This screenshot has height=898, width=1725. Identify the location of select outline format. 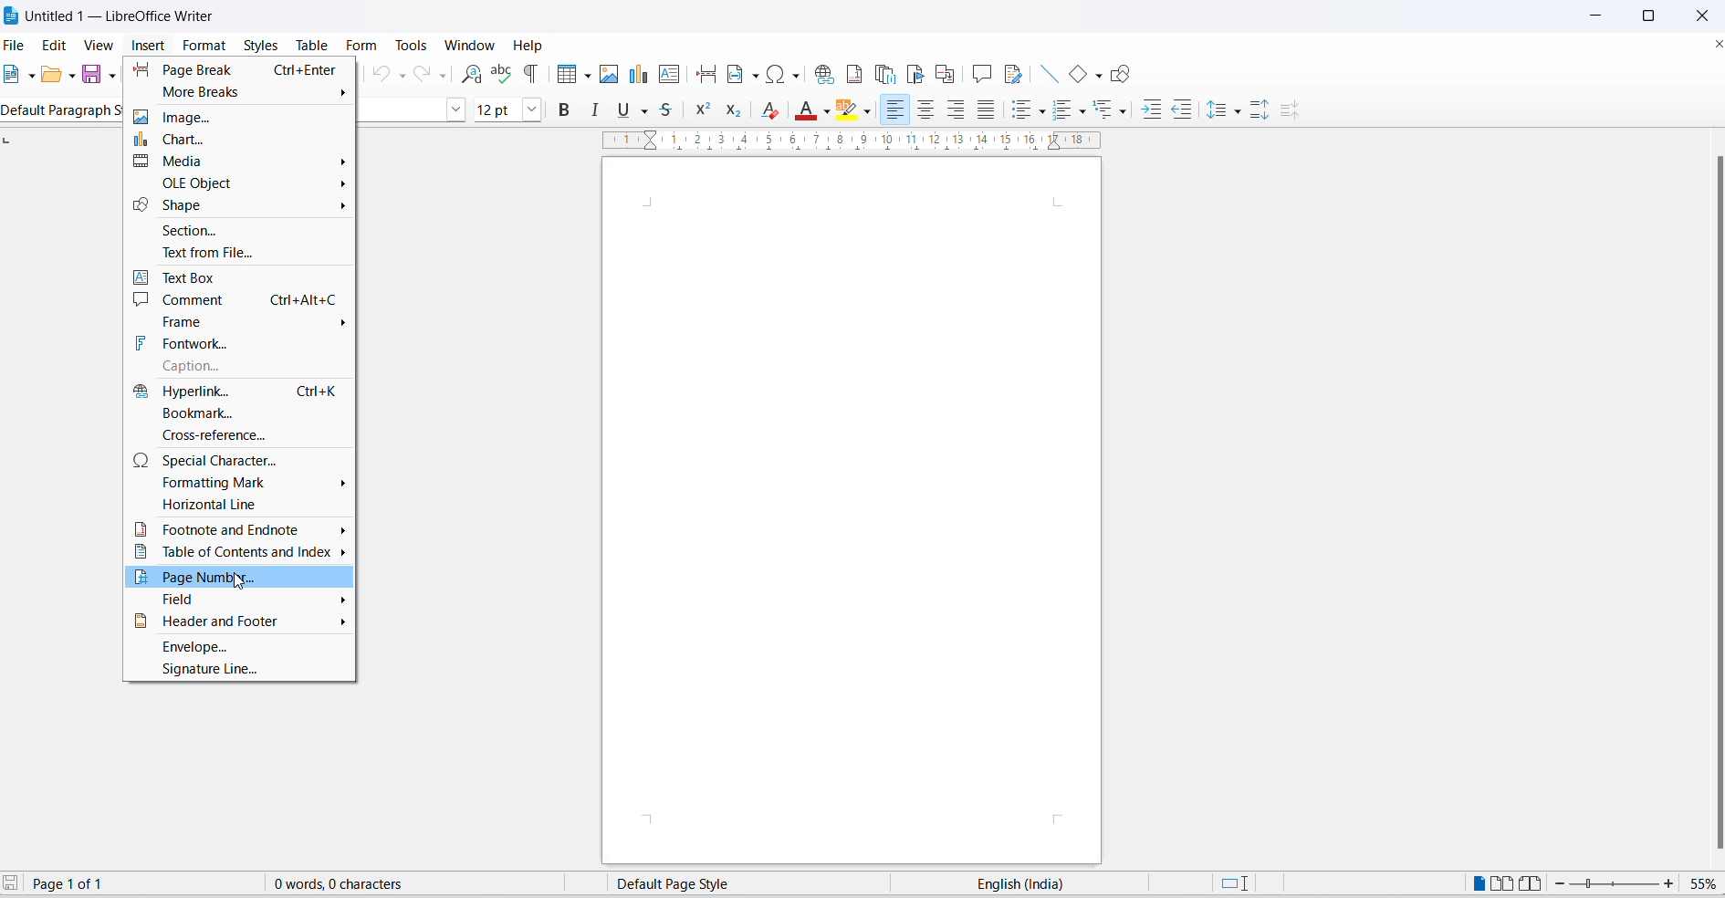
(1113, 110).